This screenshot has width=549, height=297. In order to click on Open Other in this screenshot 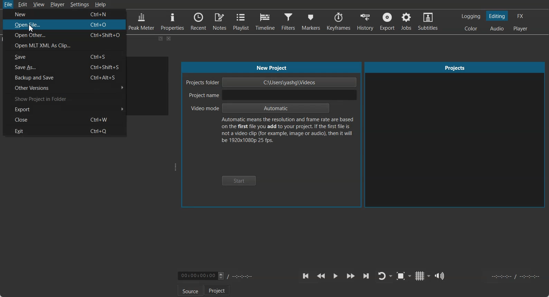, I will do `click(41, 36)`.